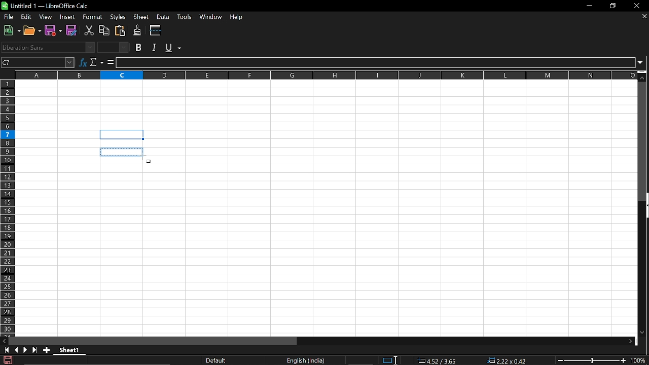  I want to click on Select function, so click(97, 62).